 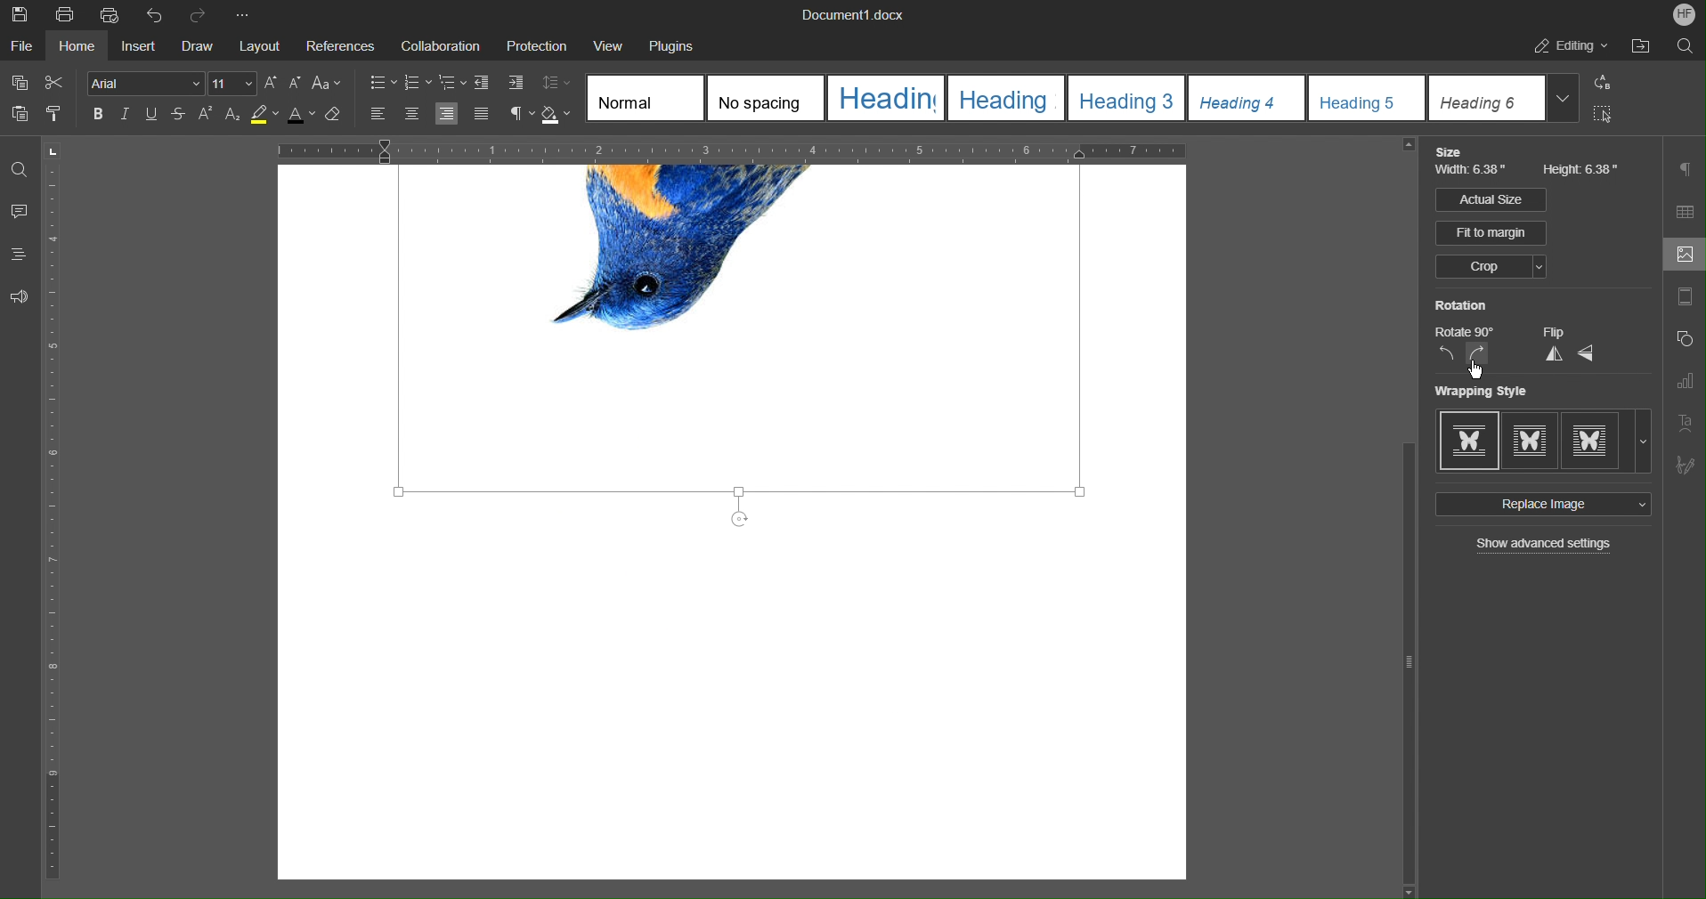 What do you see at coordinates (1686, 13) in the screenshot?
I see `Account` at bounding box center [1686, 13].